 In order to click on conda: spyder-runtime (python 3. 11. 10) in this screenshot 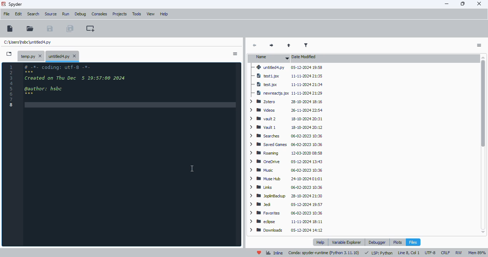, I will do `click(324, 253)`.